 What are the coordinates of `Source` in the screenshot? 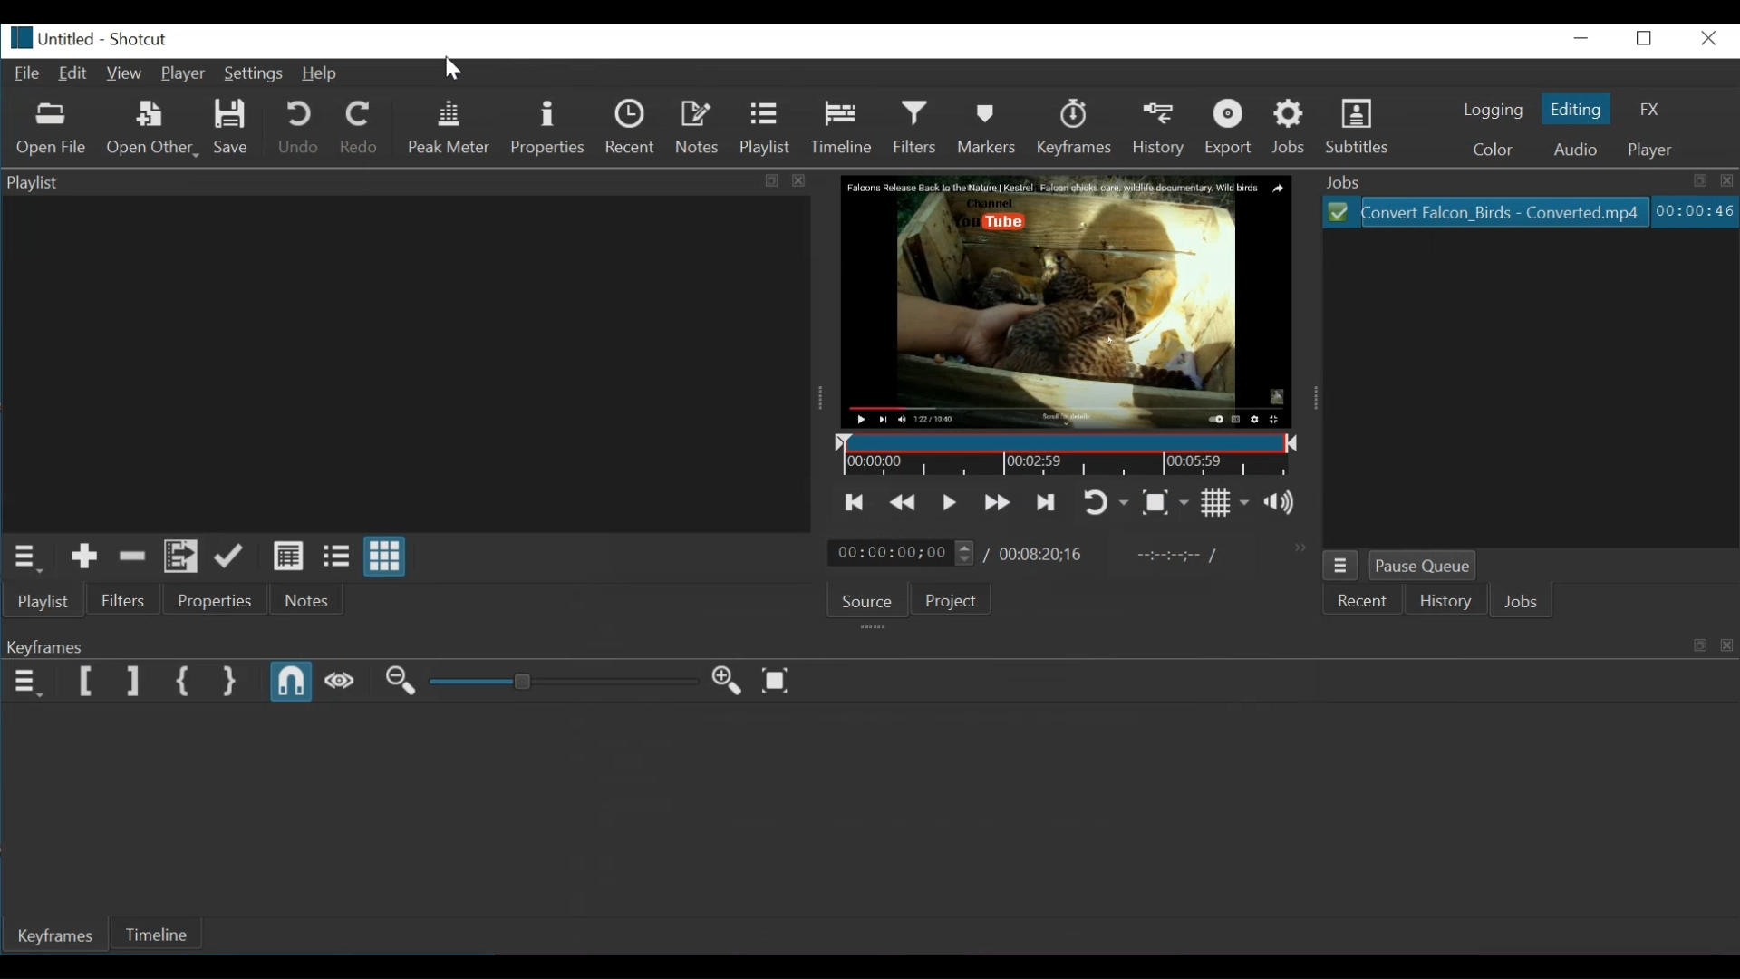 It's located at (869, 603).